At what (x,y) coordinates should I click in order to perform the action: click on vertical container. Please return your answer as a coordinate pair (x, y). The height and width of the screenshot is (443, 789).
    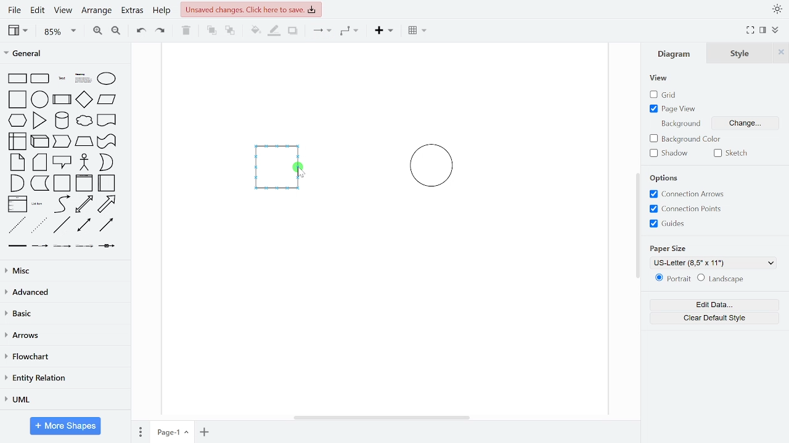
    Looking at the image, I should click on (84, 183).